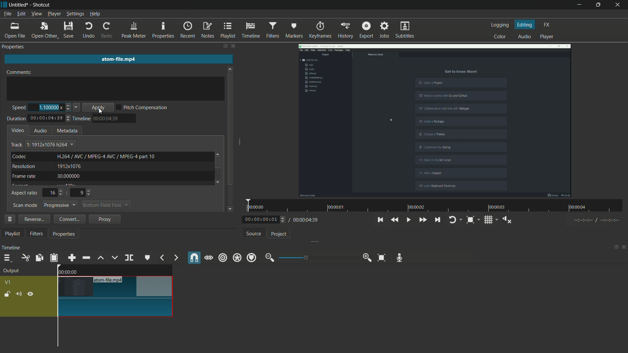 The width and height of the screenshot is (628, 353). Describe the element at coordinates (18, 130) in the screenshot. I see `video` at that location.